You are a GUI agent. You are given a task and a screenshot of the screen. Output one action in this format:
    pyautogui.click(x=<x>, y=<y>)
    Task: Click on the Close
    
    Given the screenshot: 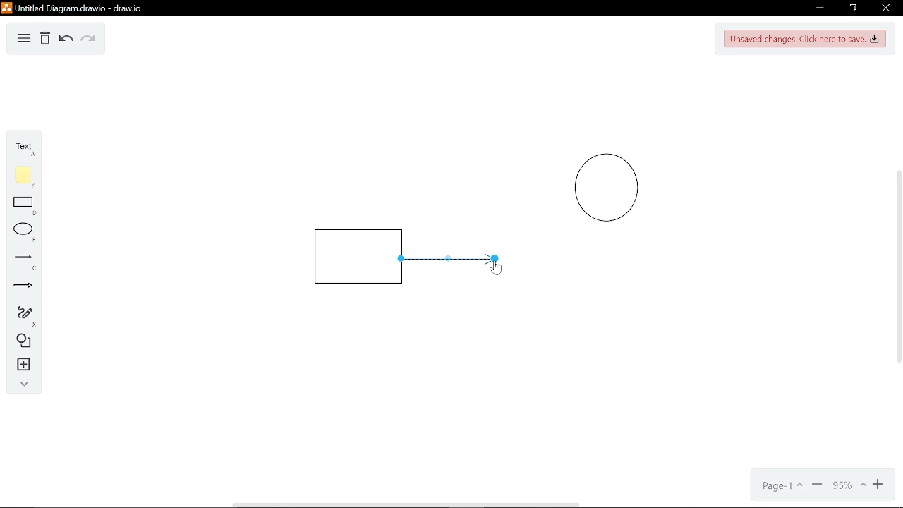 What is the action you would take?
    pyautogui.click(x=885, y=8)
    